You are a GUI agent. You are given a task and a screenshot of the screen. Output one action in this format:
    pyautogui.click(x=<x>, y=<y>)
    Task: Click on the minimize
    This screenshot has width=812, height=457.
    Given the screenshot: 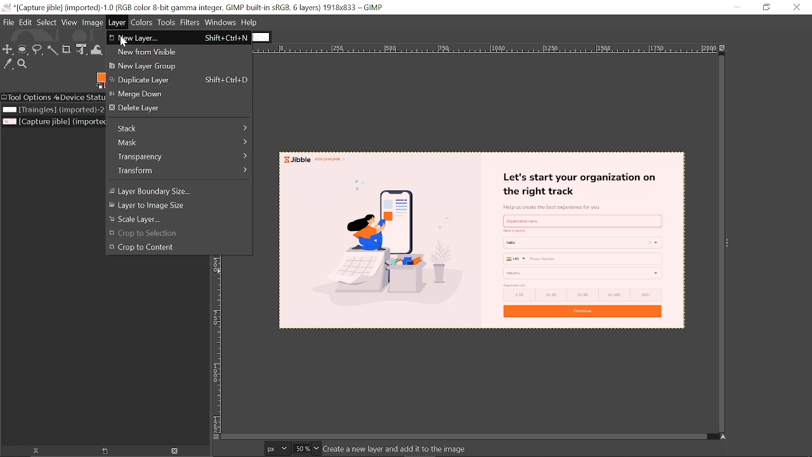 What is the action you would take?
    pyautogui.click(x=733, y=7)
    